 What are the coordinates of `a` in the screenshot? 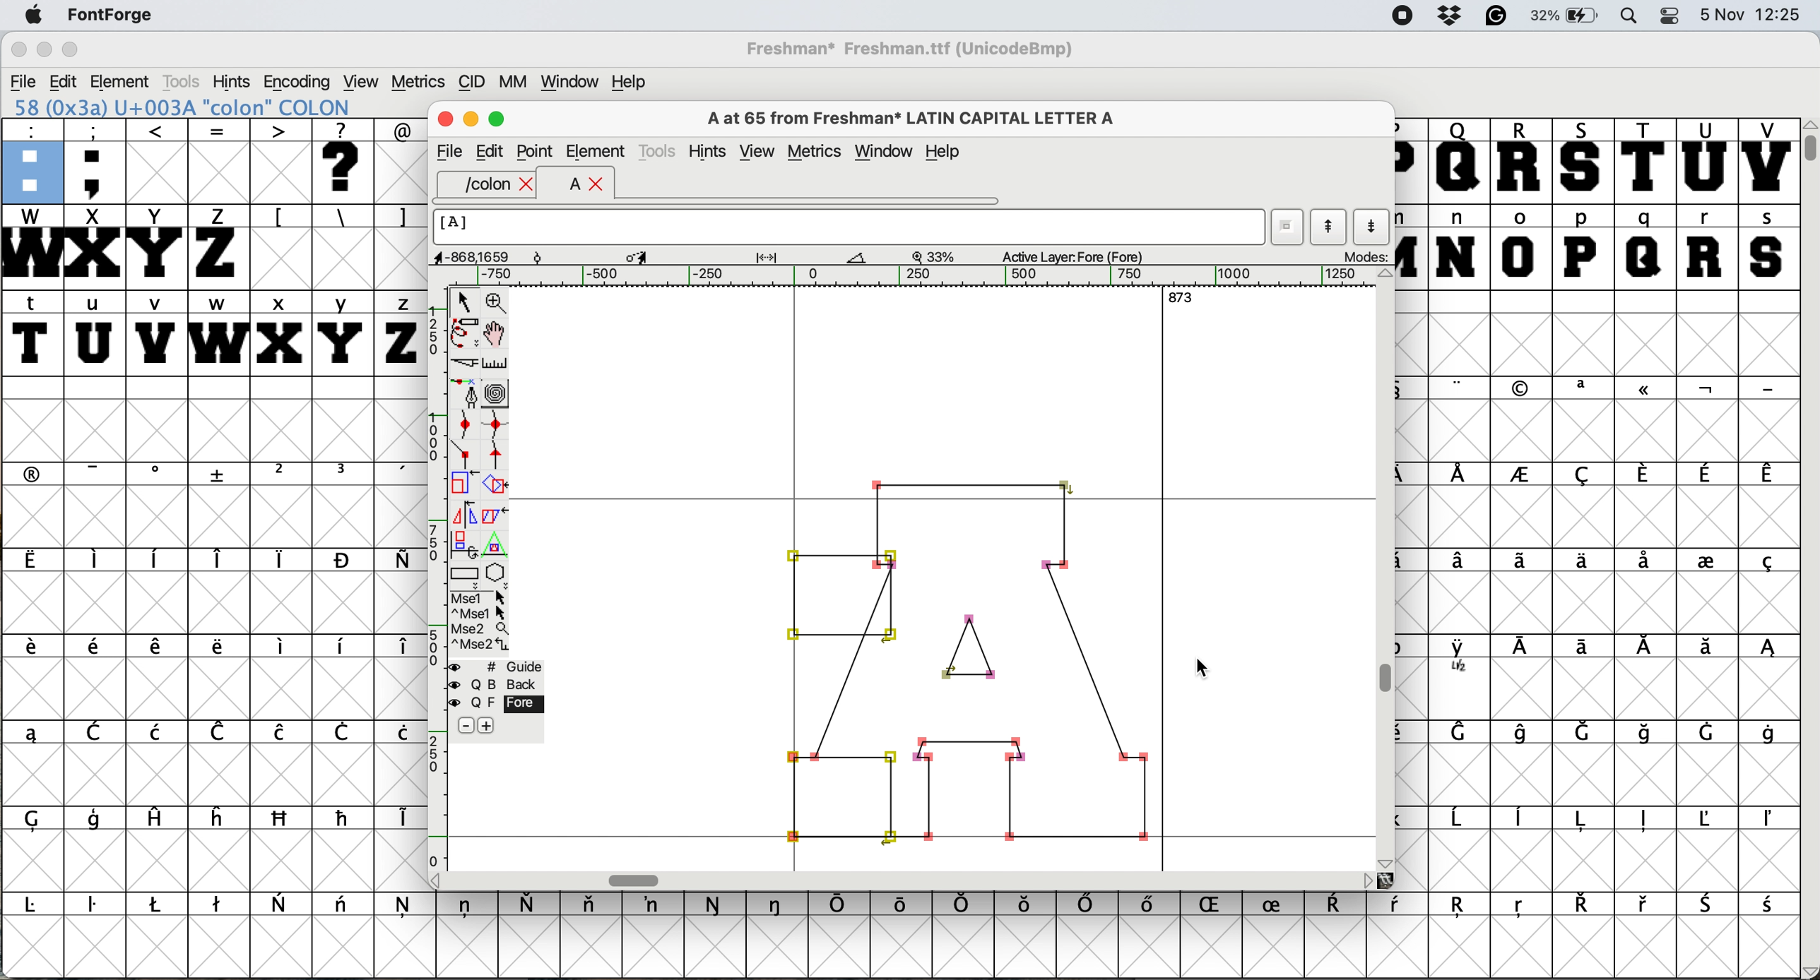 It's located at (566, 186).